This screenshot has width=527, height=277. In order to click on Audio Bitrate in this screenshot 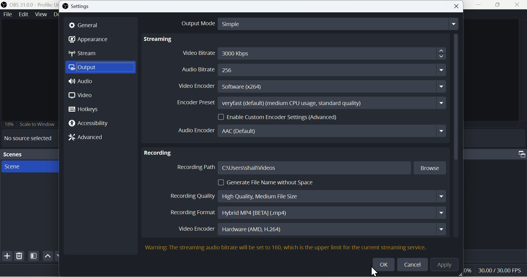, I will do `click(194, 69)`.